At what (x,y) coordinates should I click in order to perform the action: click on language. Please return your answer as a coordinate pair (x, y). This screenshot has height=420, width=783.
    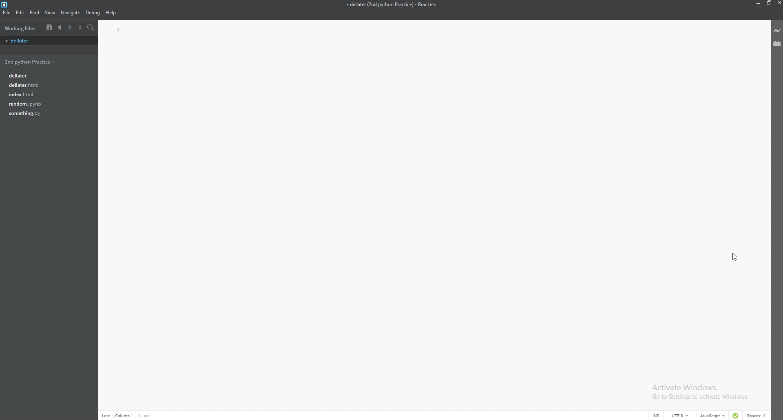
    Looking at the image, I should click on (714, 416).